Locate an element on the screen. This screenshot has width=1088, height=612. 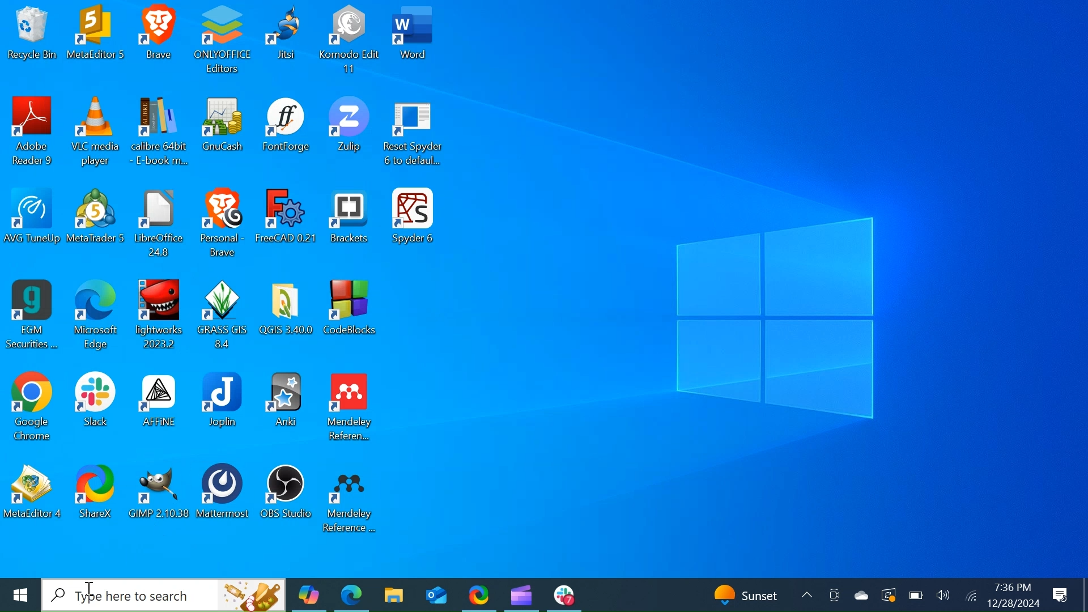
CodeBlocks Desktop Icon is located at coordinates (352, 316).